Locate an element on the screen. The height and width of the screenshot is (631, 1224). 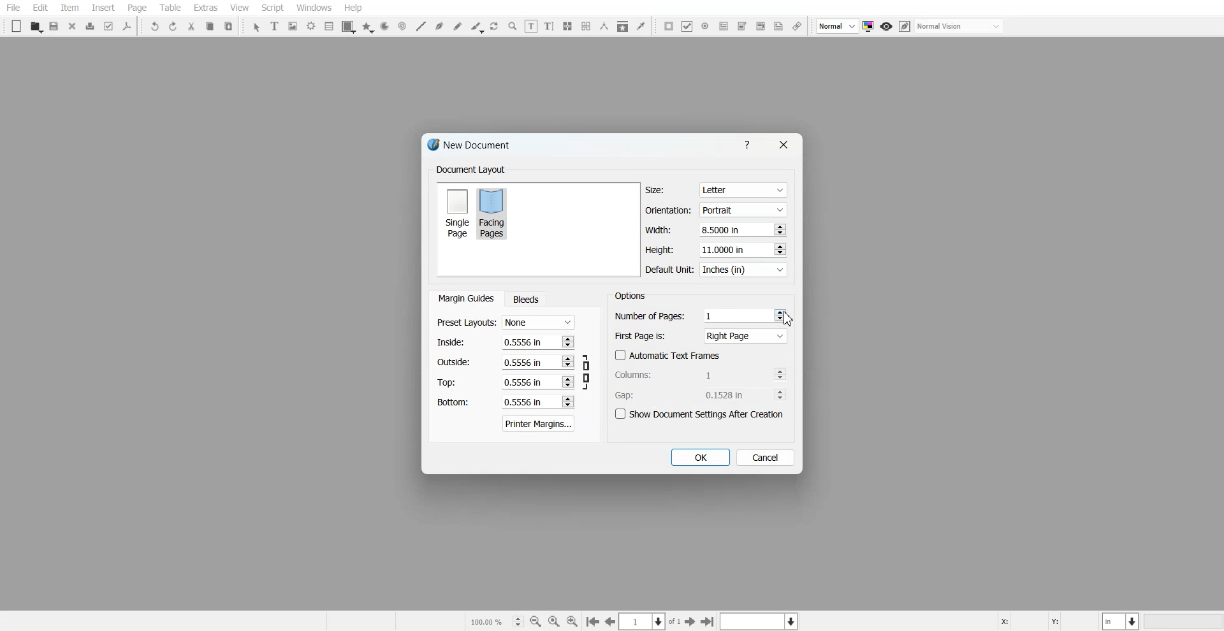
Toggle color  is located at coordinates (870, 27).